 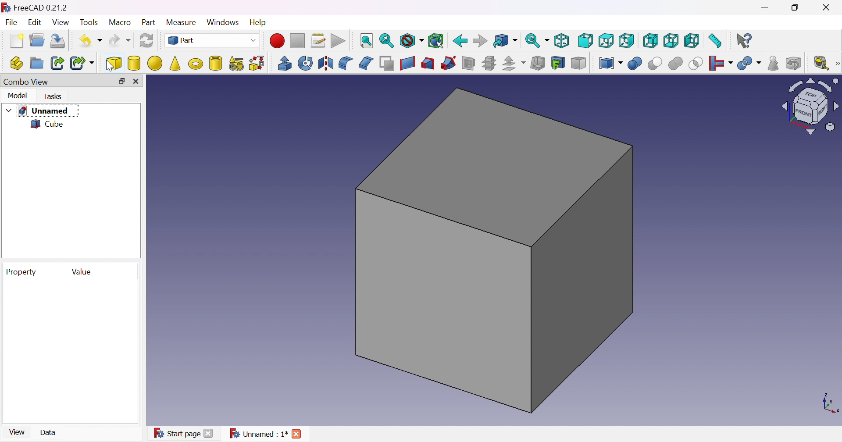 What do you see at coordinates (829, 404) in the screenshot?
I see `x, y axis` at bounding box center [829, 404].